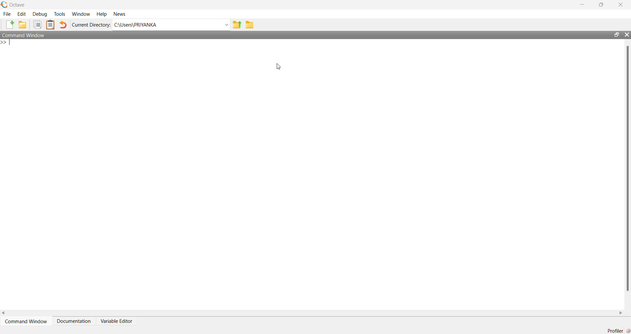  What do you see at coordinates (17, 5) in the screenshot?
I see `Octave` at bounding box center [17, 5].